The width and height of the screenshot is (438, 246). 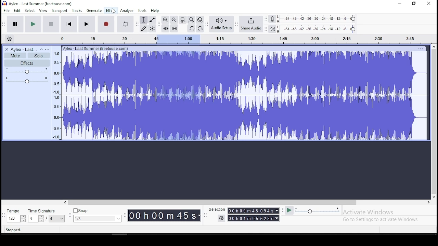 What do you see at coordinates (155, 11) in the screenshot?
I see `help` at bounding box center [155, 11].